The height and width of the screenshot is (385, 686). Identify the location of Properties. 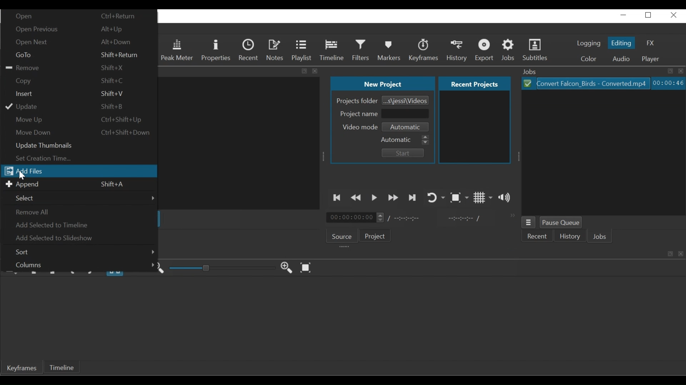
(216, 50).